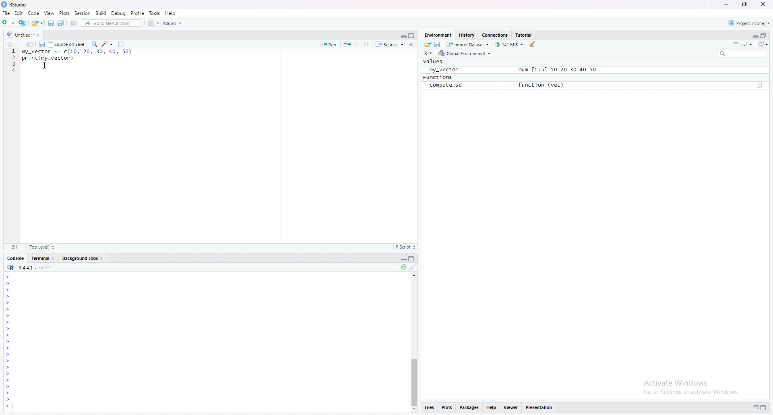 The height and width of the screenshot is (415, 773). Describe the element at coordinates (742, 44) in the screenshot. I see `List` at that location.